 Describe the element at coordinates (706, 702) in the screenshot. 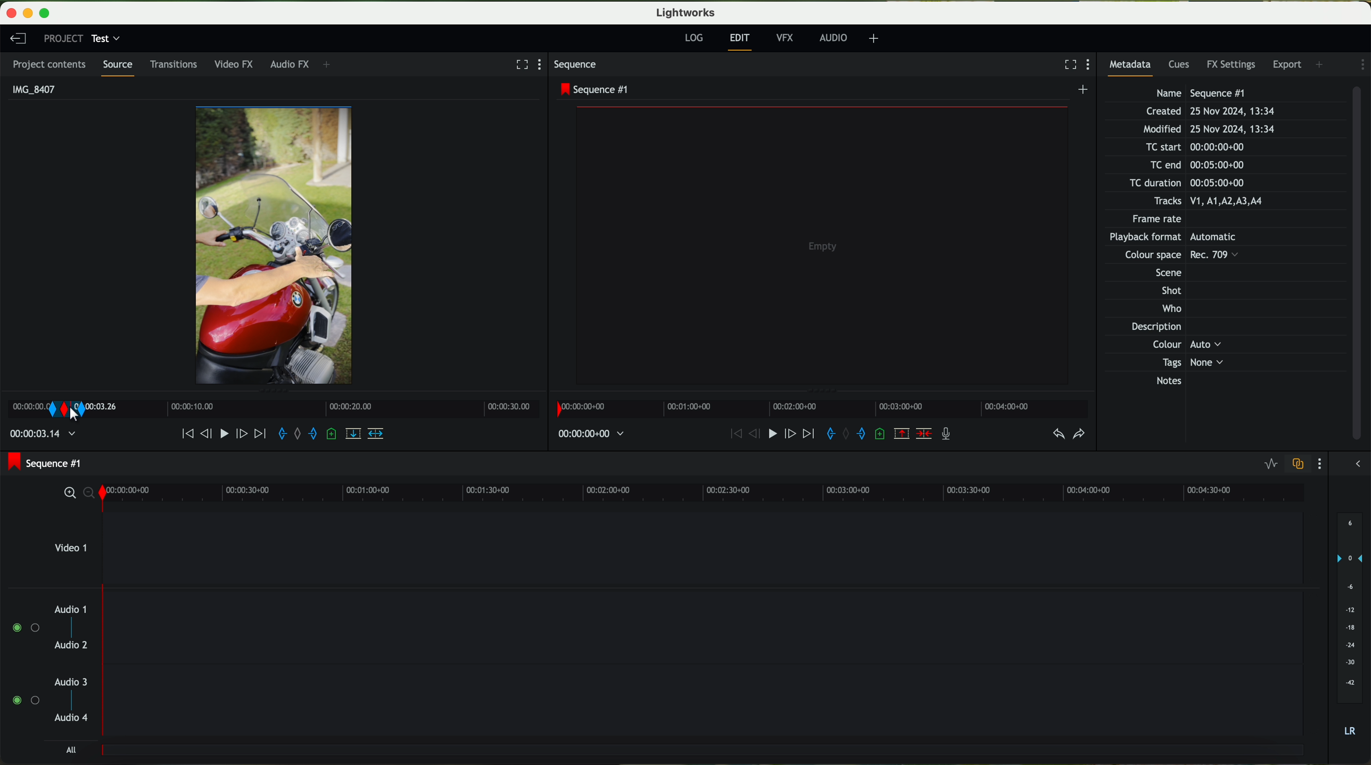

I see `track` at that location.